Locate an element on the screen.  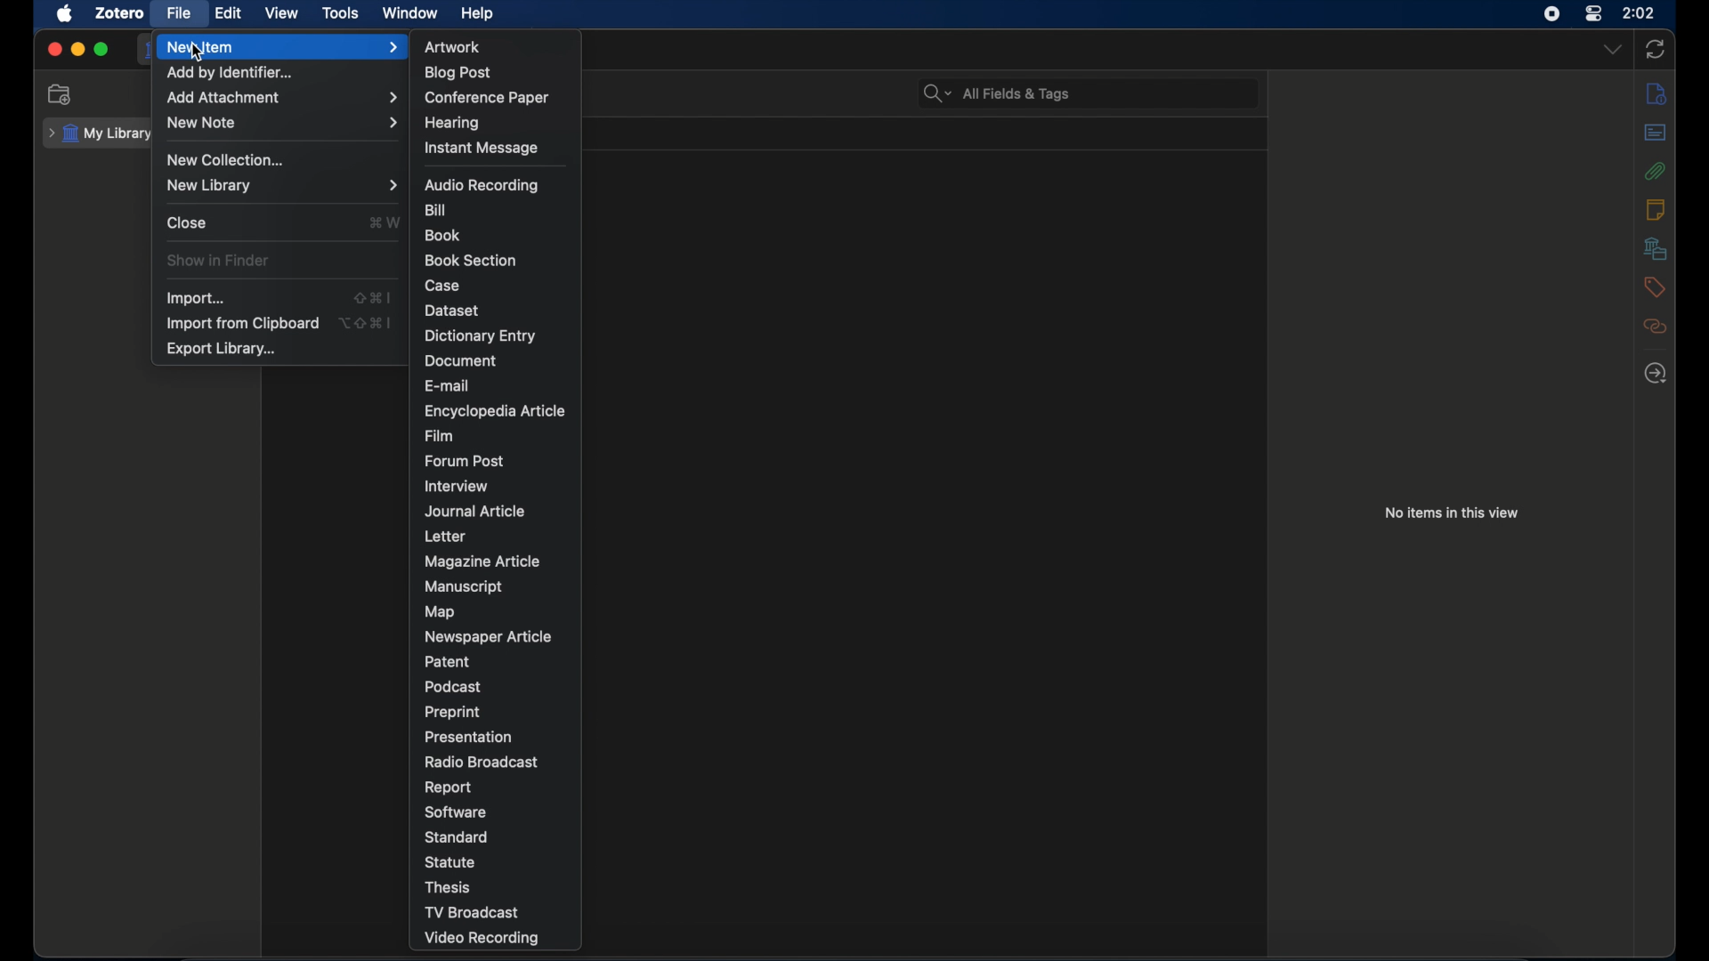
radio broadcast is located at coordinates (480, 762).